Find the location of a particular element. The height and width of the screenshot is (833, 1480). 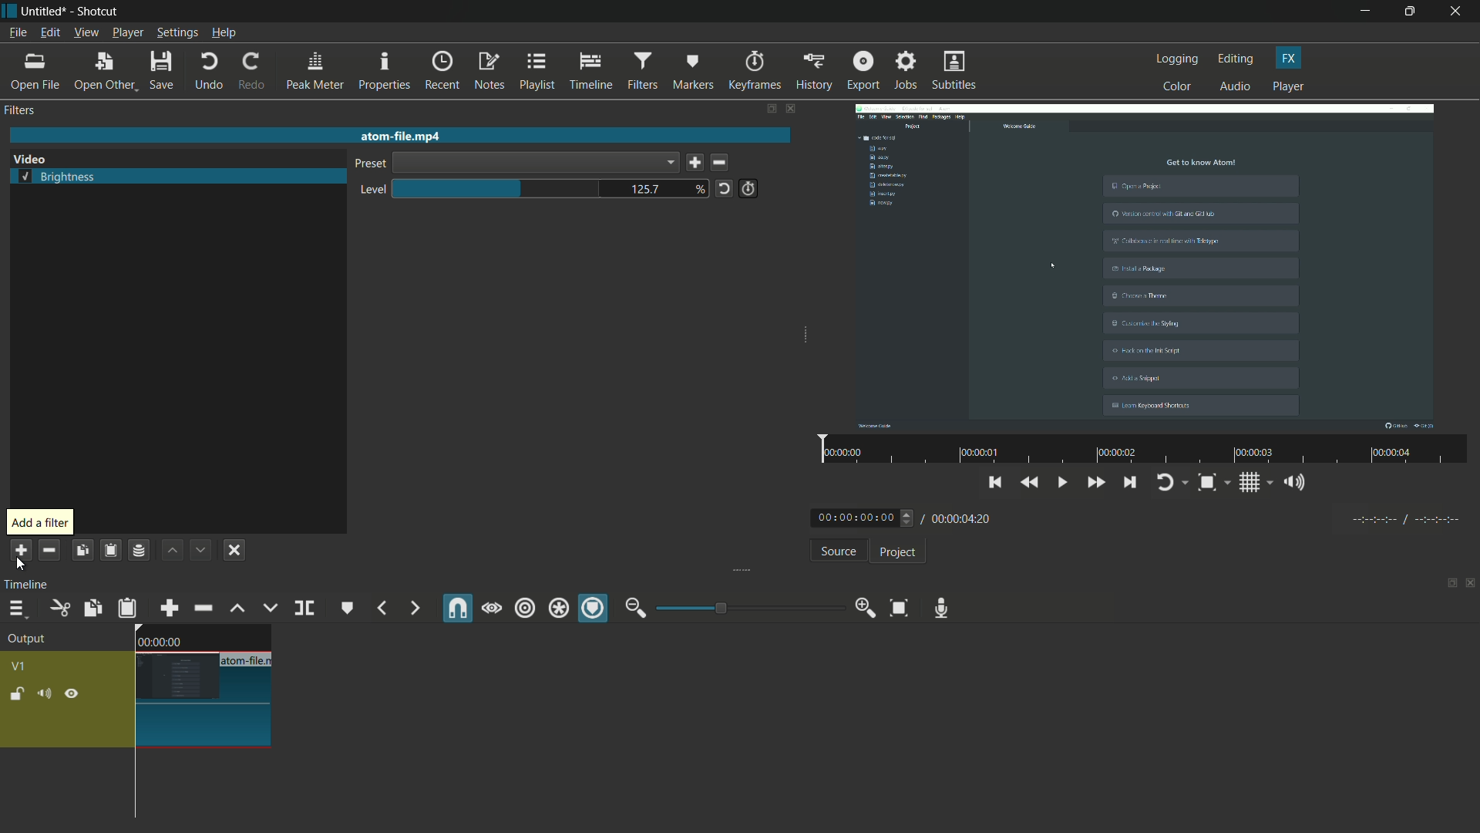

ripple markers is located at coordinates (594, 609).